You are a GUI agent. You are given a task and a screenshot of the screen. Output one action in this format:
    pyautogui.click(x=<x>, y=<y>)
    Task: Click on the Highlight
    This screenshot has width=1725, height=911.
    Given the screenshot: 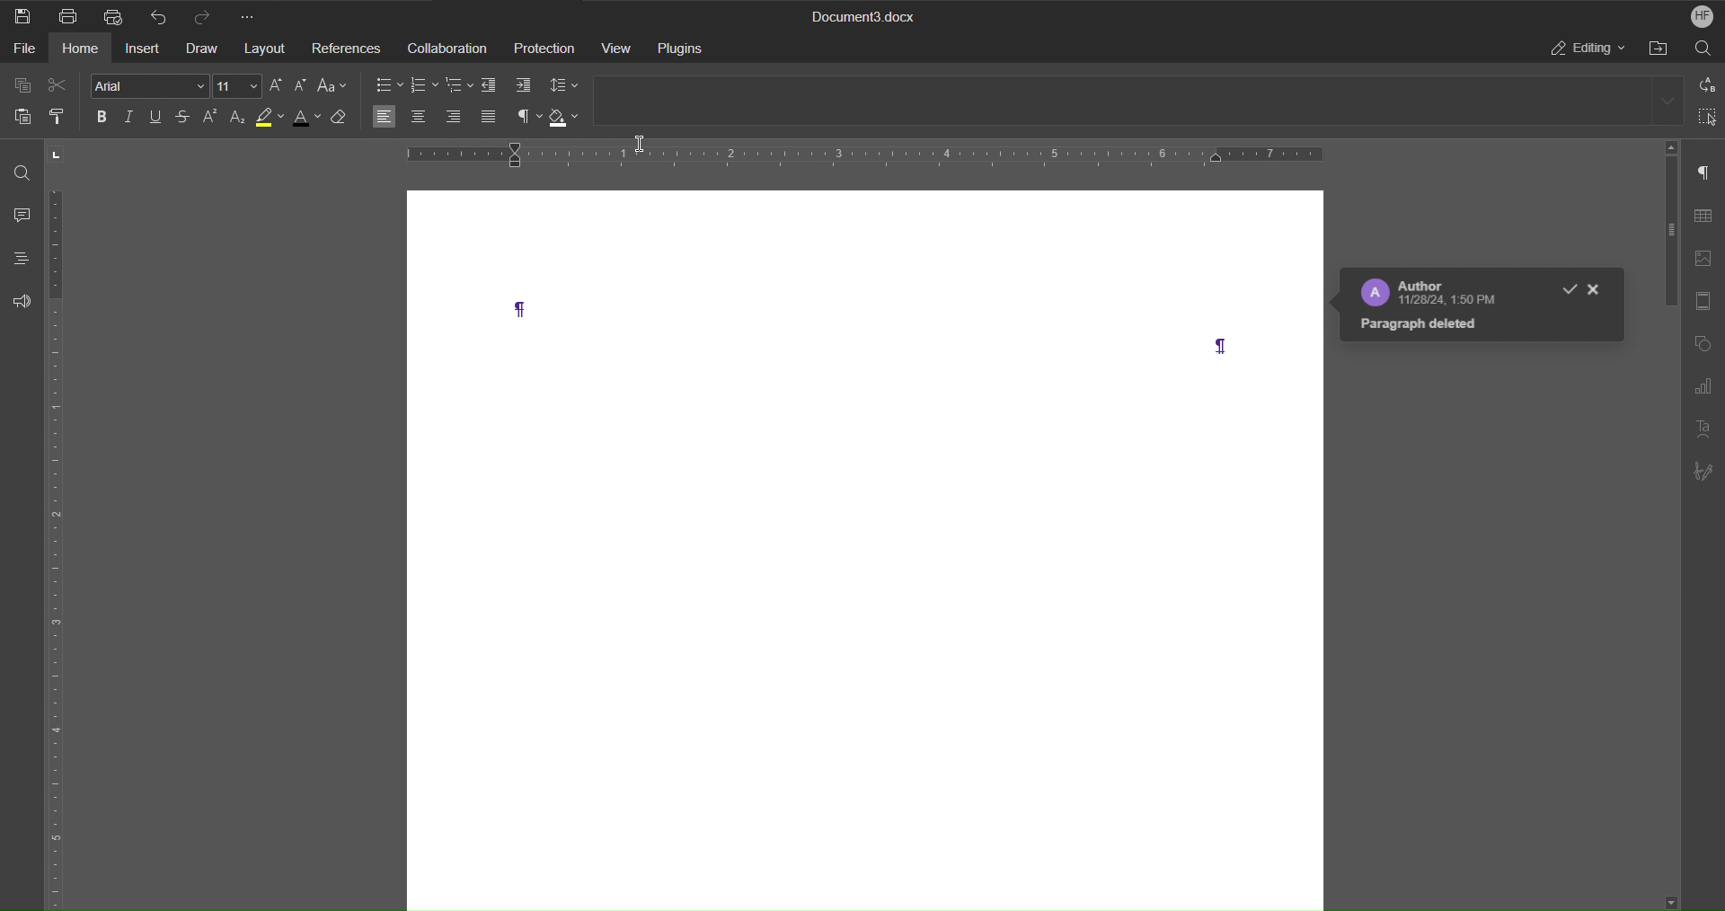 What is the action you would take?
    pyautogui.click(x=272, y=116)
    